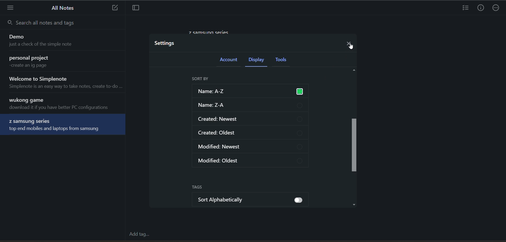  What do you see at coordinates (250, 91) in the screenshot?
I see `name: A-Z - enabled` at bounding box center [250, 91].